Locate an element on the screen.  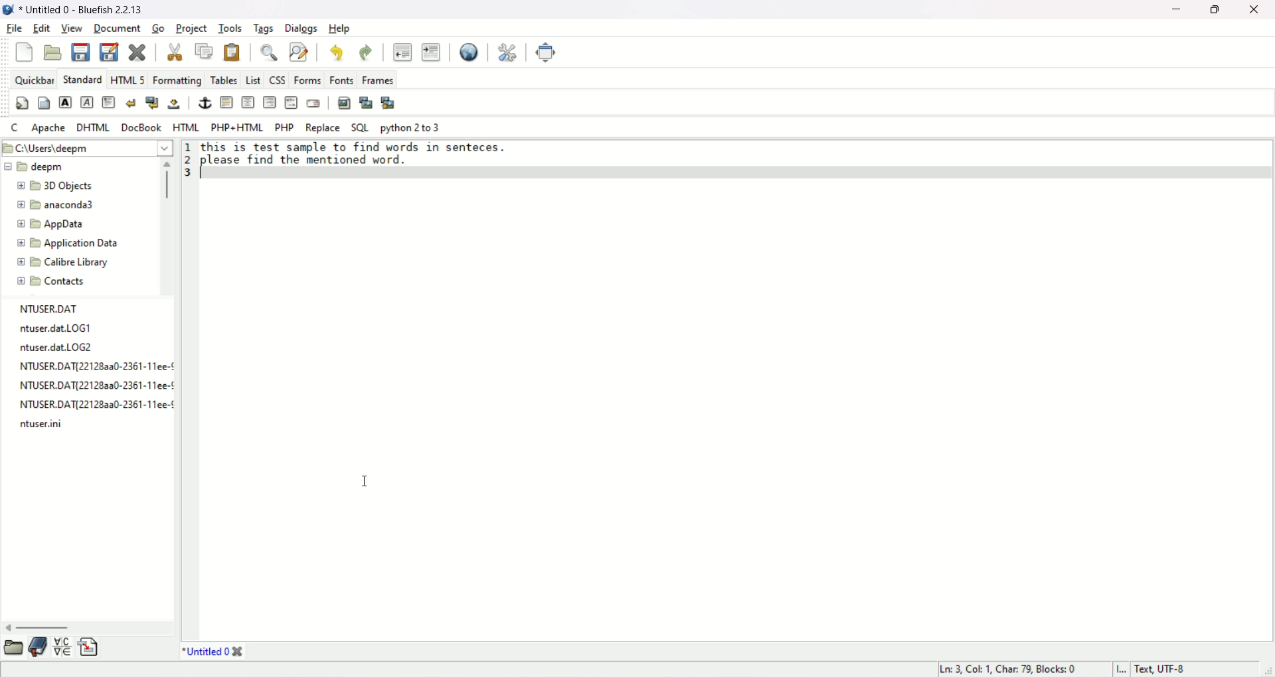
save as is located at coordinates (110, 50).